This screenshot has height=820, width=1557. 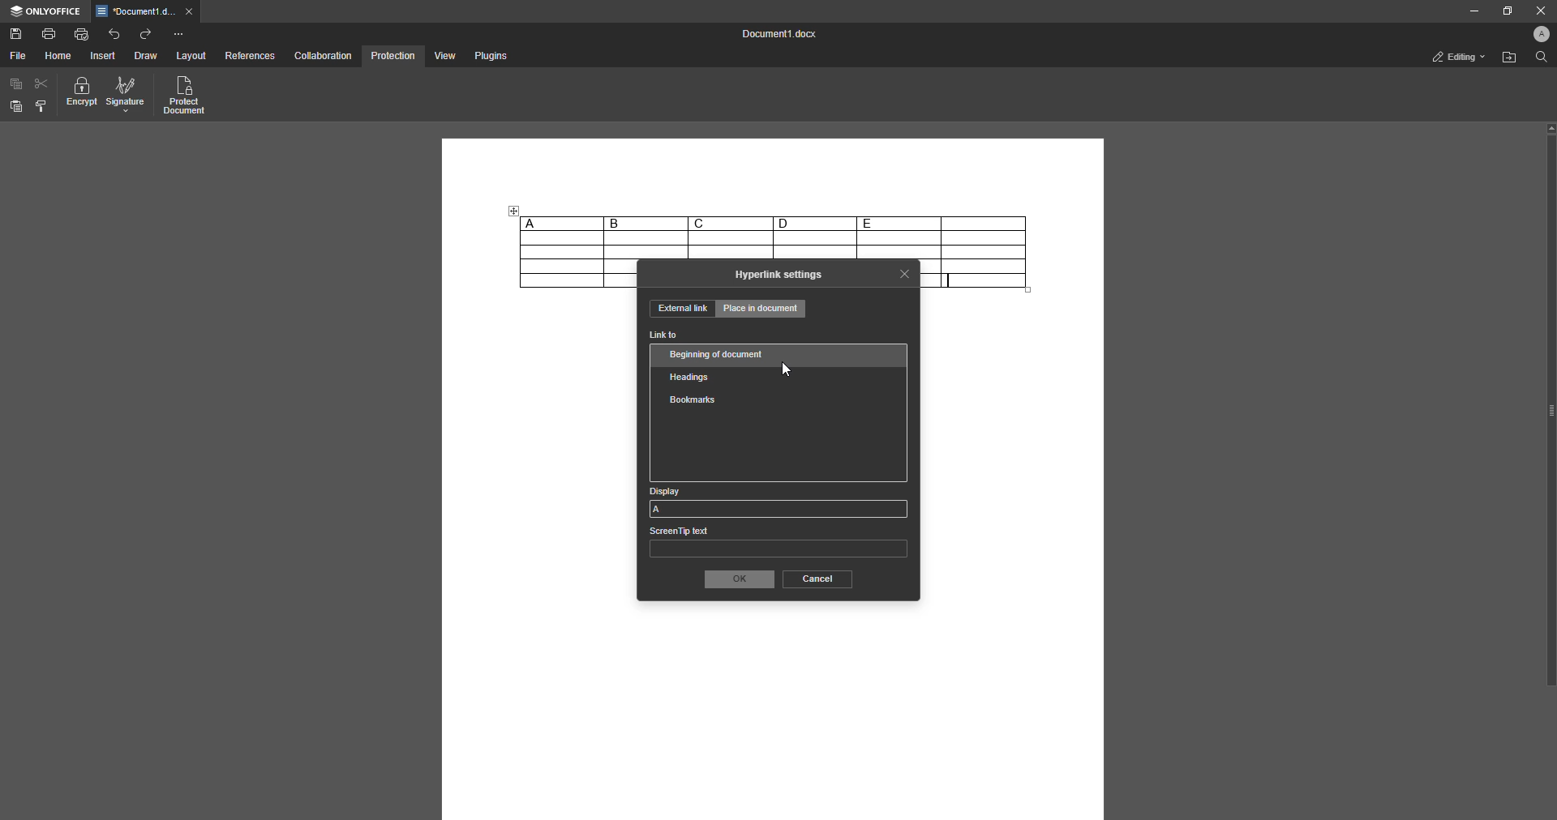 I want to click on Plugins, so click(x=489, y=57).